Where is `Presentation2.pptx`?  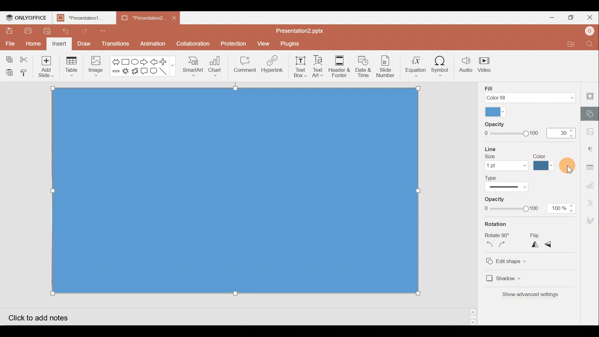 Presentation2.pptx is located at coordinates (304, 30).